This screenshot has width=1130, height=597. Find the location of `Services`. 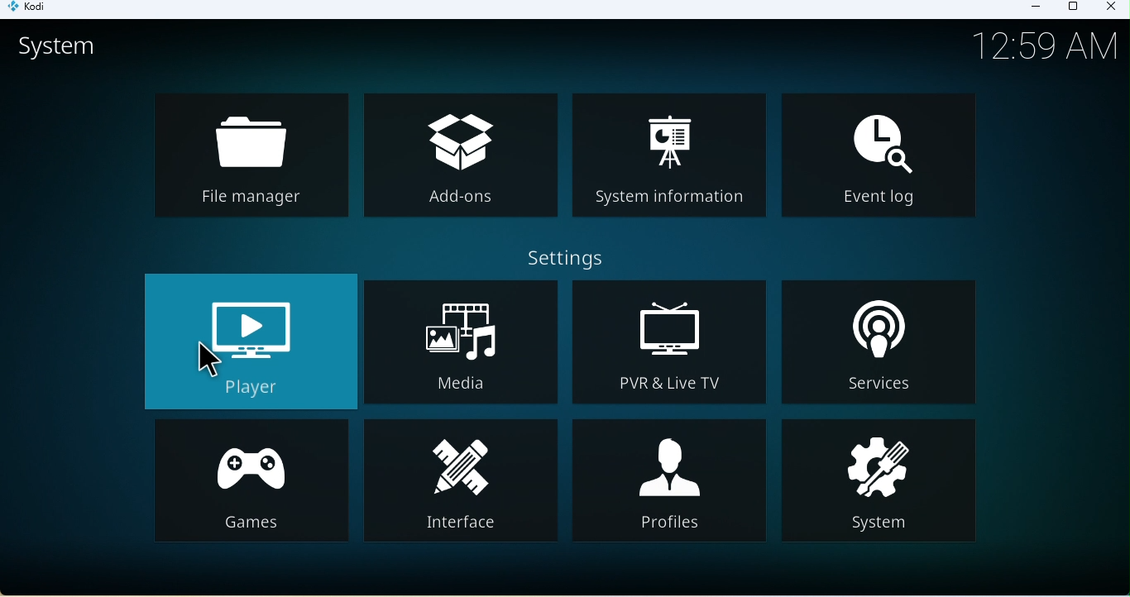

Services is located at coordinates (888, 344).